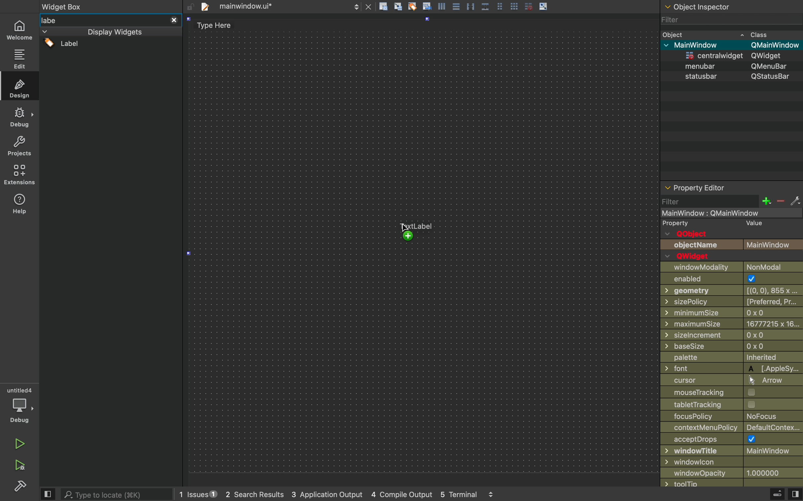  What do you see at coordinates (732, 240) in the screenshot?
I see `objects` at bounding box center [732, 240].